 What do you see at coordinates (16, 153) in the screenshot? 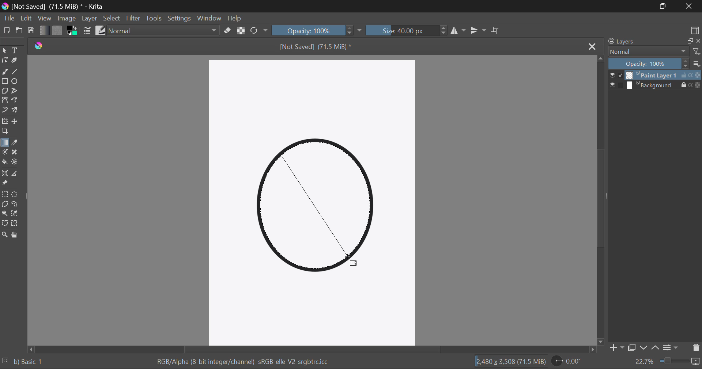
I see `Smart Patch Tool` at bounding box center [16, 153].